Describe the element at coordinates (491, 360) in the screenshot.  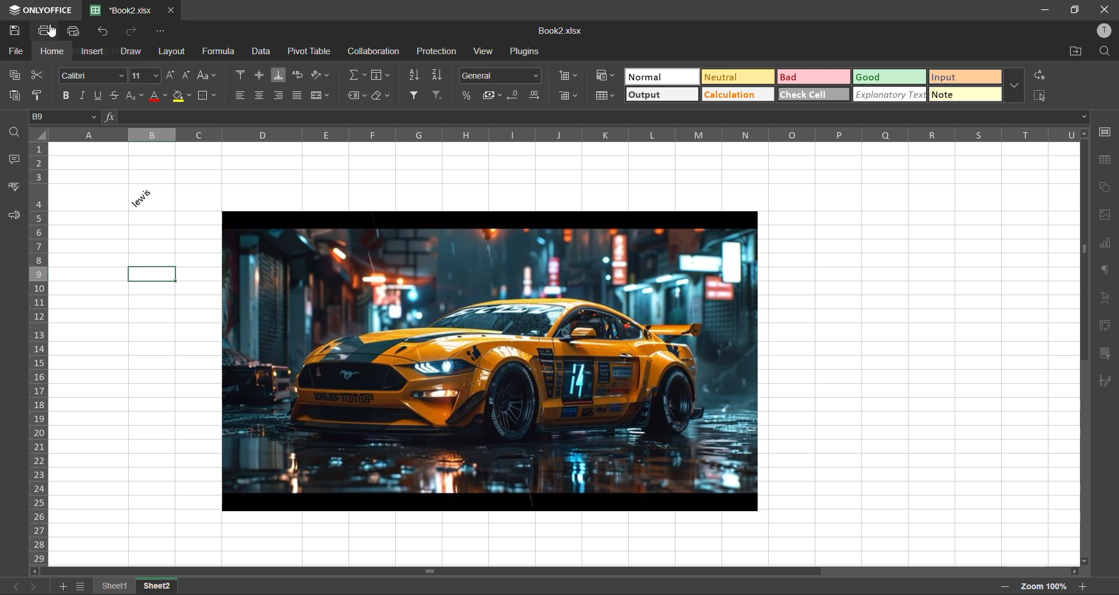
I see `picture` at that location.